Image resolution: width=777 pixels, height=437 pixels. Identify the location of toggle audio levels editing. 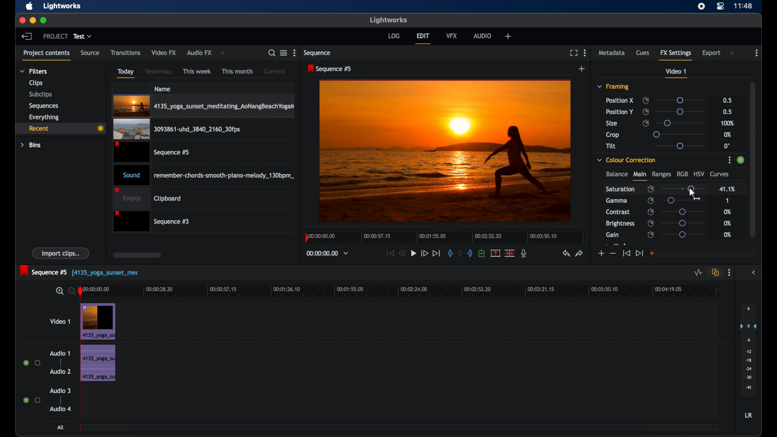
(697, 272).